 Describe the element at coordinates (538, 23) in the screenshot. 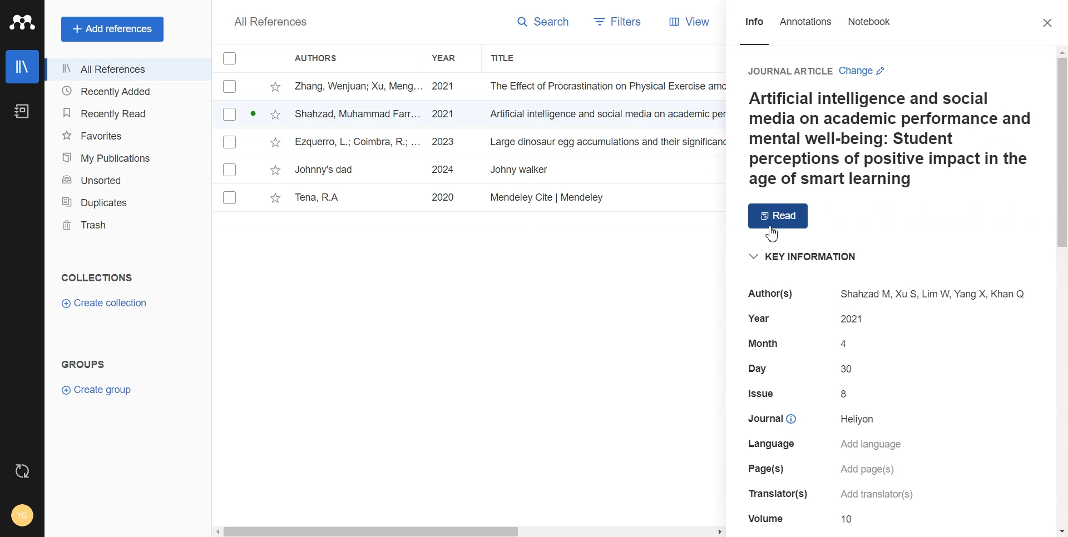

I see `Search` at that location.